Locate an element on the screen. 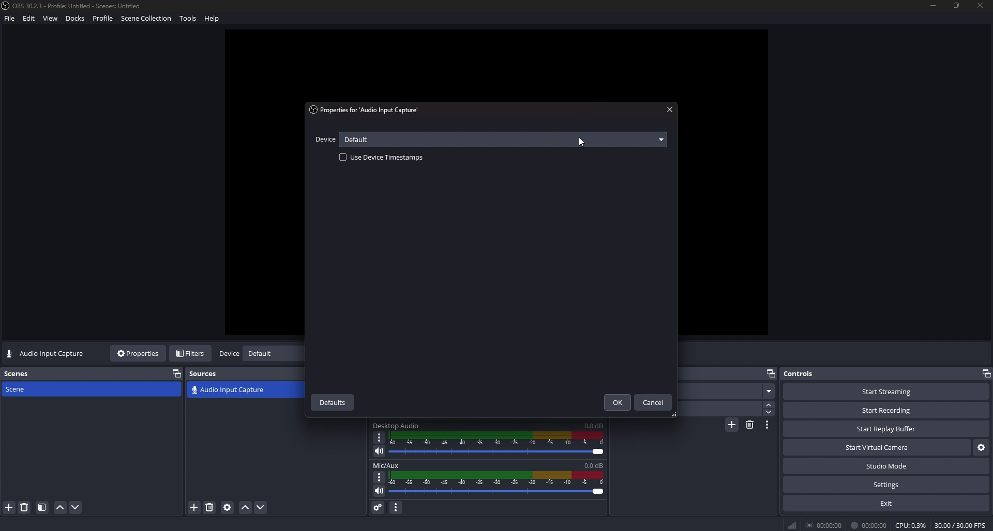 The height and width of the screenshot is (531, 993). Docks is located at coordinates (77, 20).